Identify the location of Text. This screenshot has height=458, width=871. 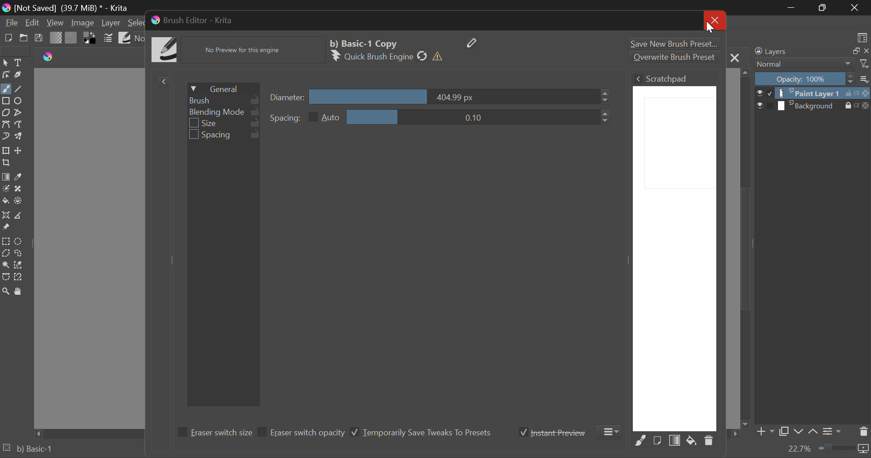
(18, 63).